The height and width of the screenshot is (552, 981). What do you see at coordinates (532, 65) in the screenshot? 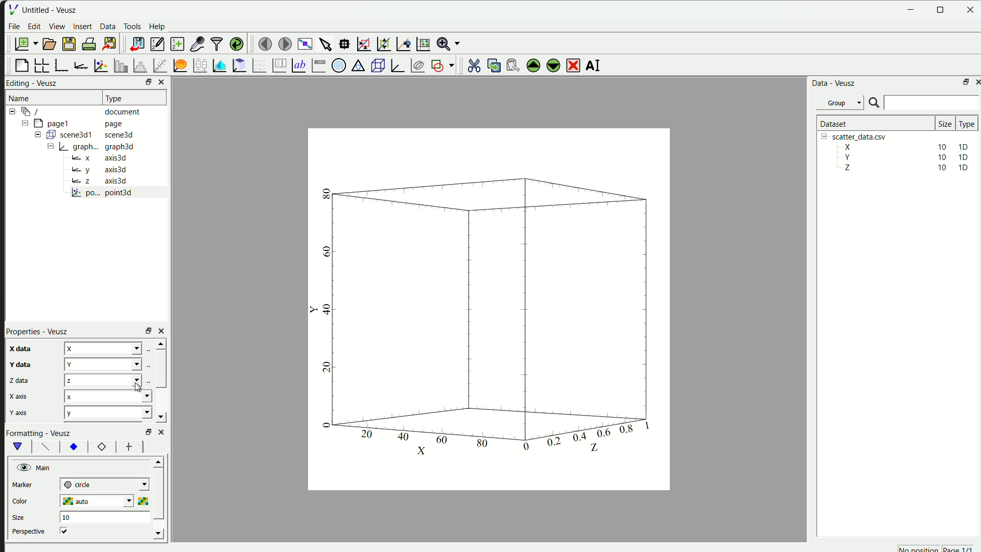
I see `move up the selected widget` at bounding box center [532, 65].